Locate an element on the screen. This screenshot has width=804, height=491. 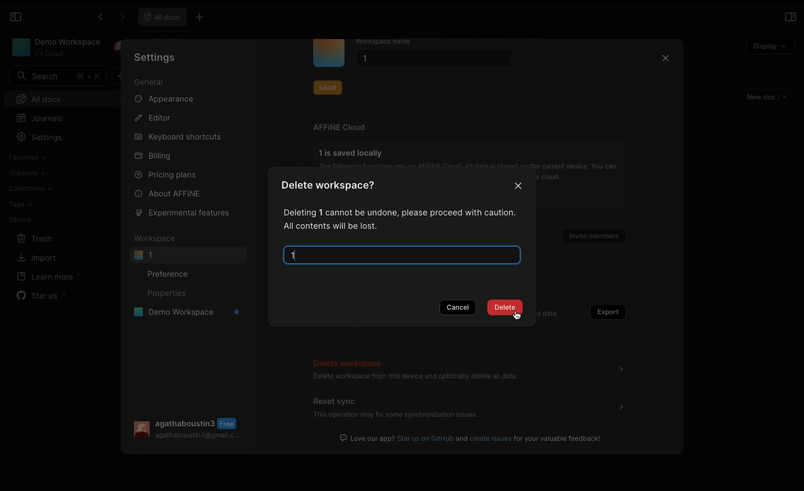
Search is located at coordinates (58, 76).